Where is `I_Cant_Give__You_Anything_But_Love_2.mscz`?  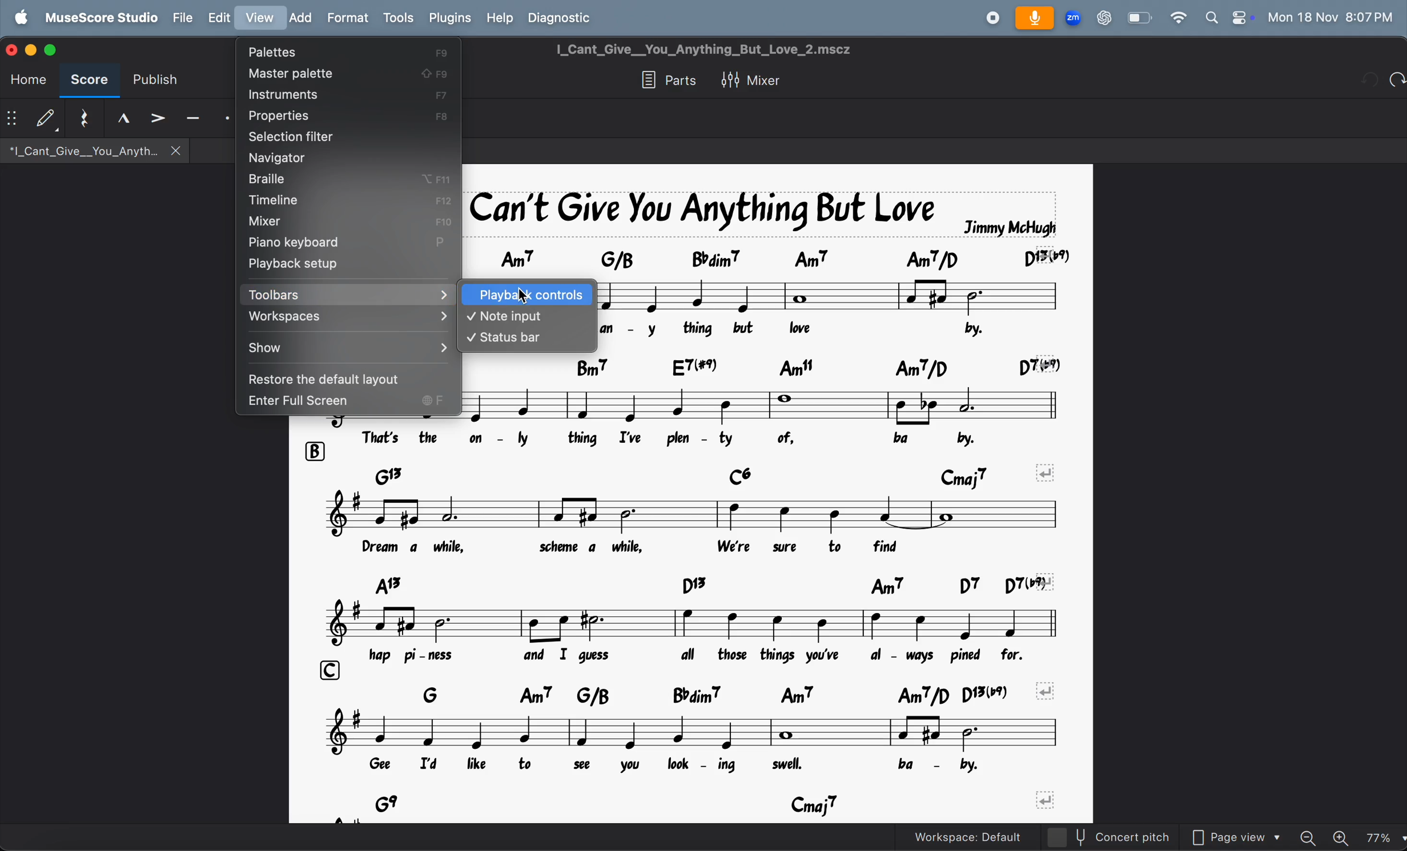
I_Cant_Give__You_Anything_But_Love_2.mscz is located at coordinates (703, 50).